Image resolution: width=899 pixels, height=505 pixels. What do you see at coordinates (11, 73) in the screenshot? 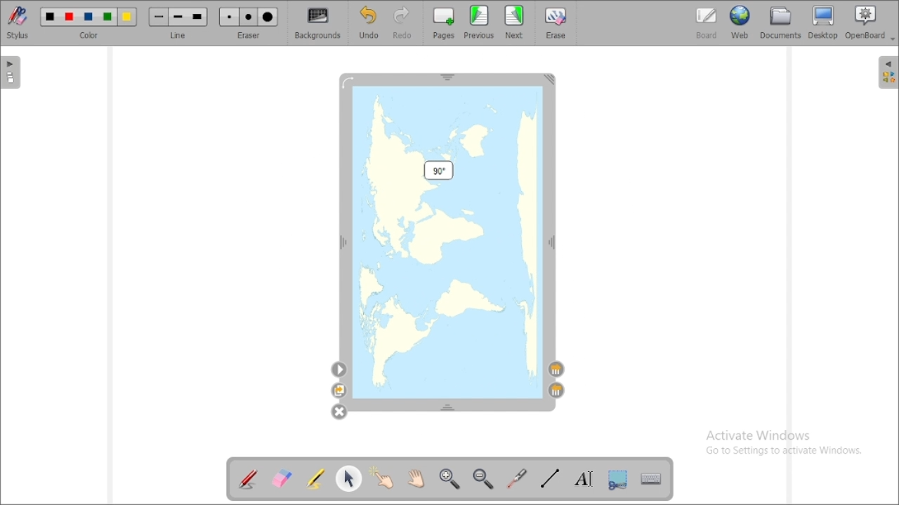
I see `pages pane` at bounding box center [11, 73].